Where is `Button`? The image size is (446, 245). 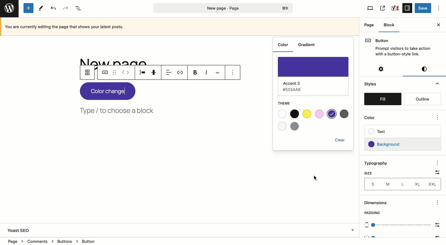 Button is located at coordinates (104, 72).